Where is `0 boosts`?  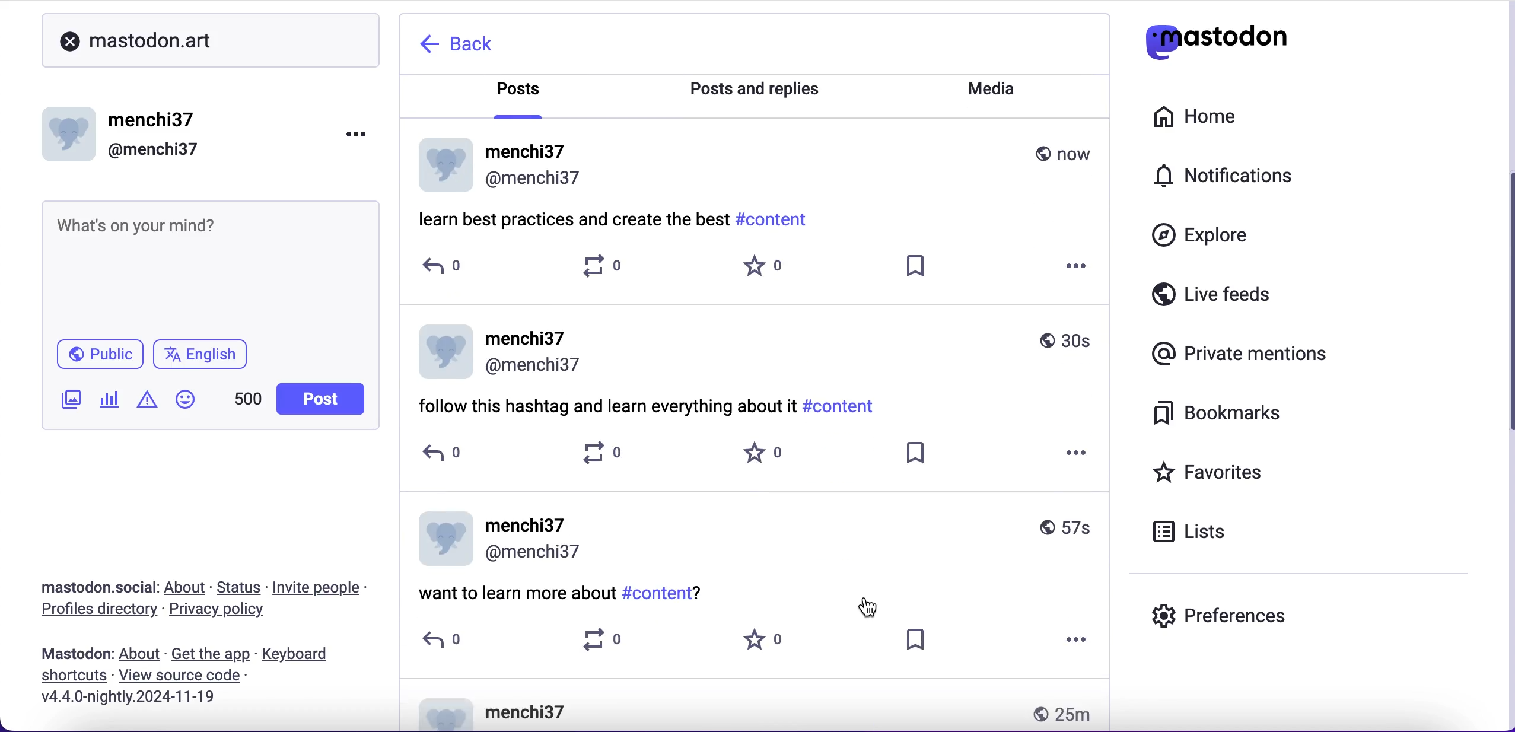
0 boosts is located at coordinates (610, 456).